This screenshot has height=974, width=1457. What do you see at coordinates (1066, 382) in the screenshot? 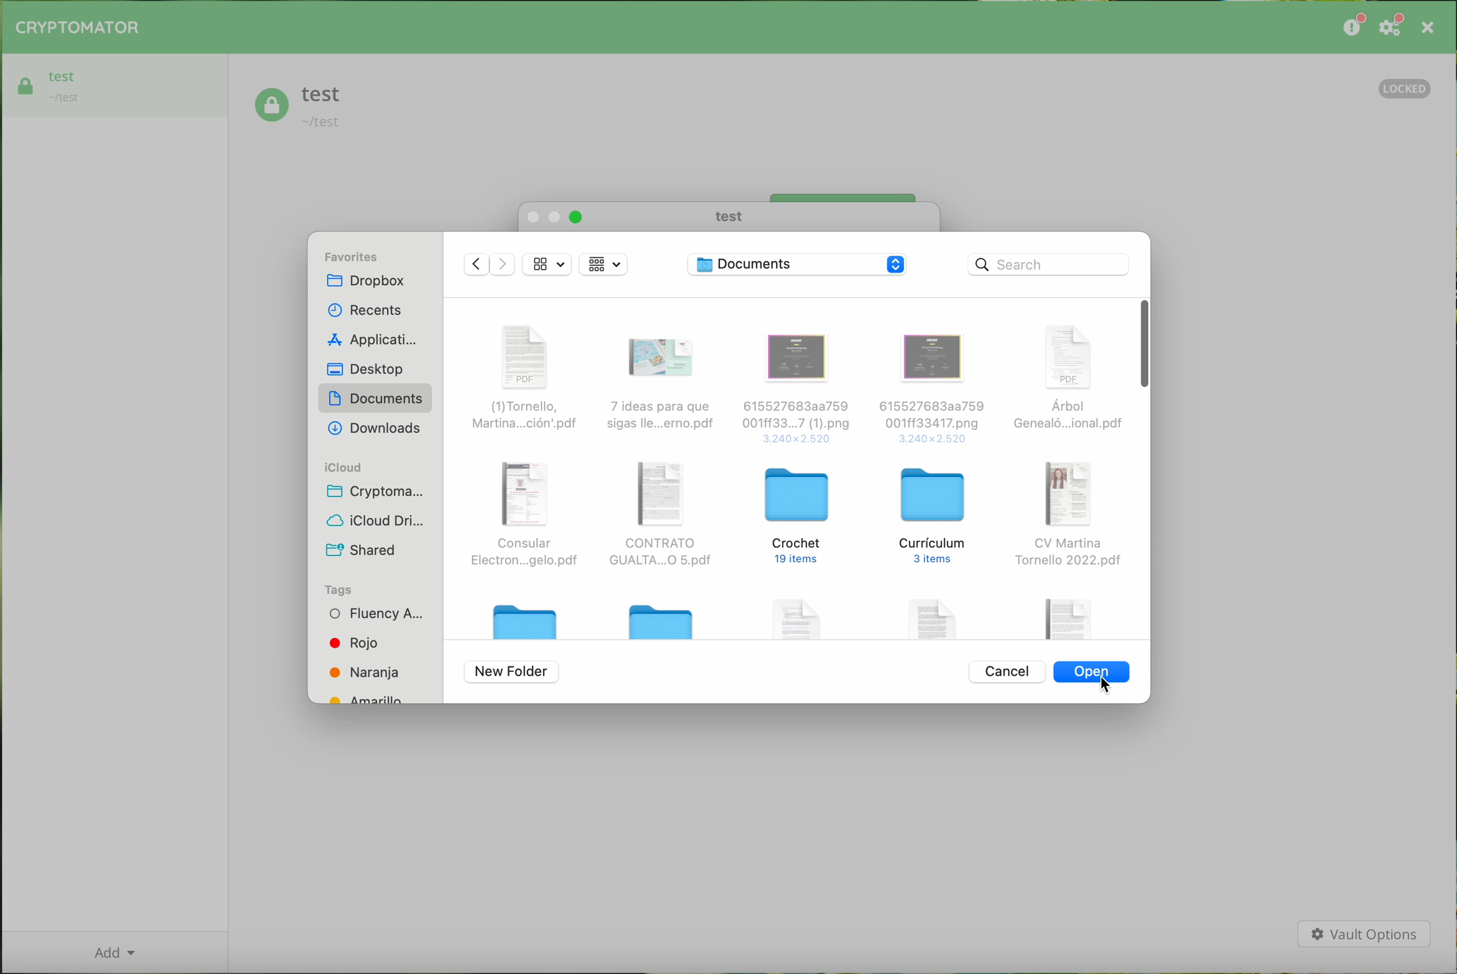
I see `pdf file` at bounding box center [1066, 382].